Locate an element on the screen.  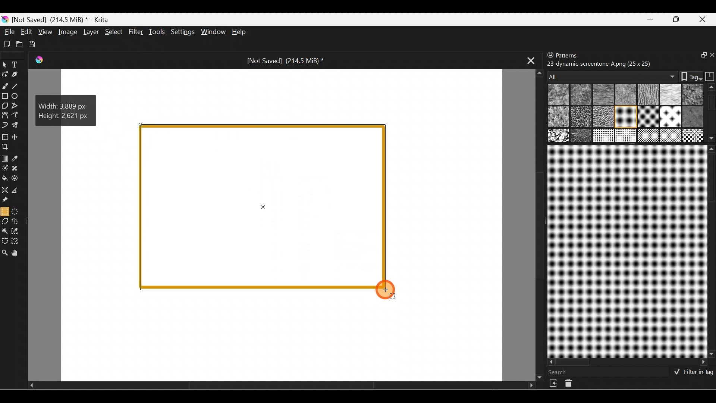
Create new document is located at coordinates (7, 44).